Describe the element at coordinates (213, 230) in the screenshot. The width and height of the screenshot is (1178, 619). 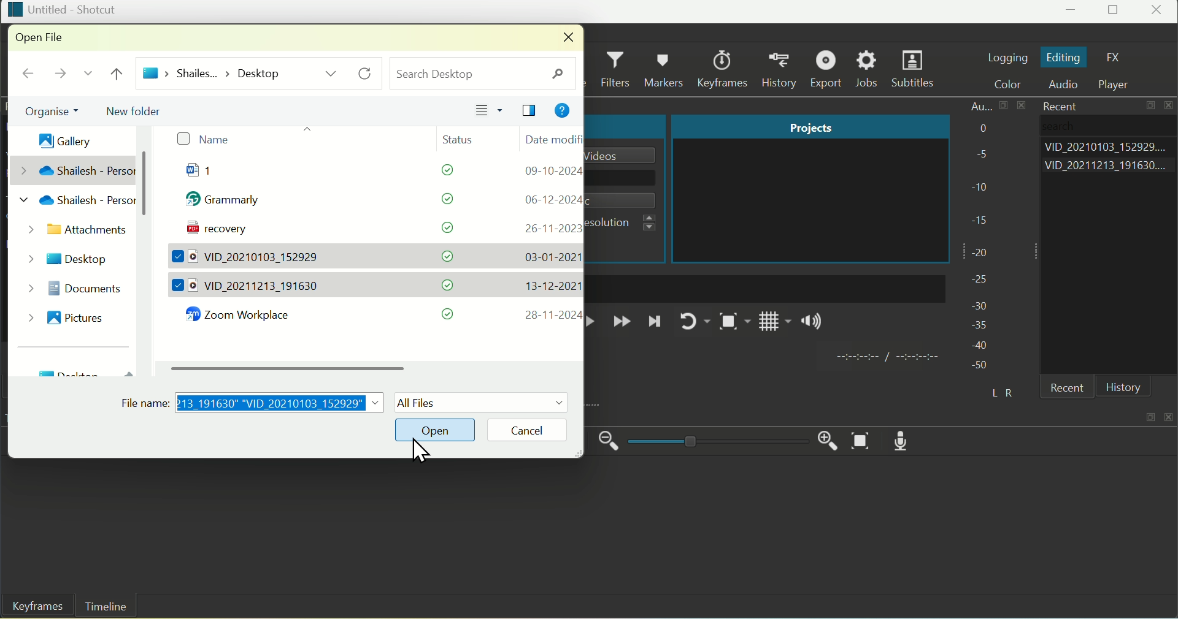
I see `recovery` at that location.